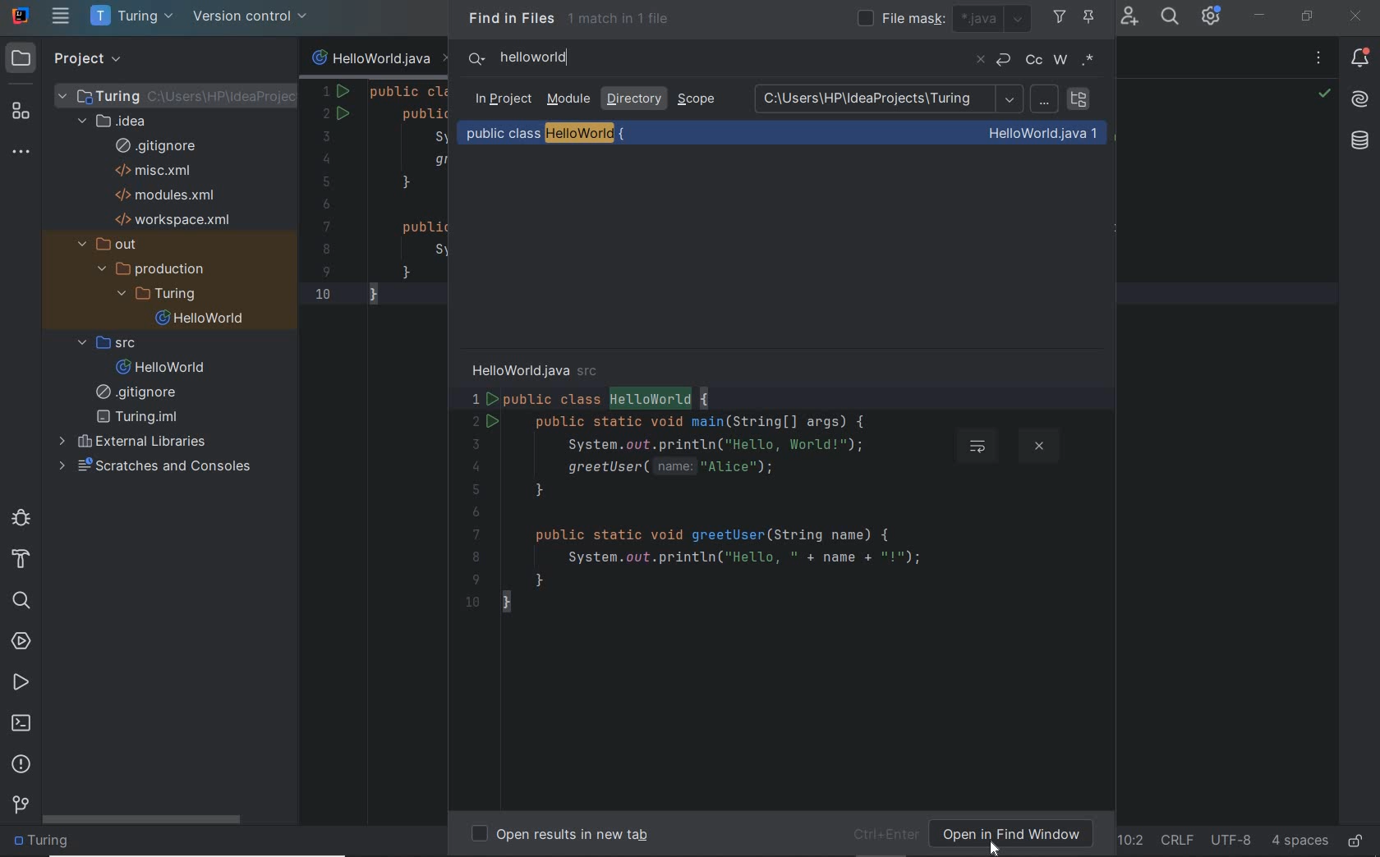  I want to click on misc.xml, so click(158, 170).